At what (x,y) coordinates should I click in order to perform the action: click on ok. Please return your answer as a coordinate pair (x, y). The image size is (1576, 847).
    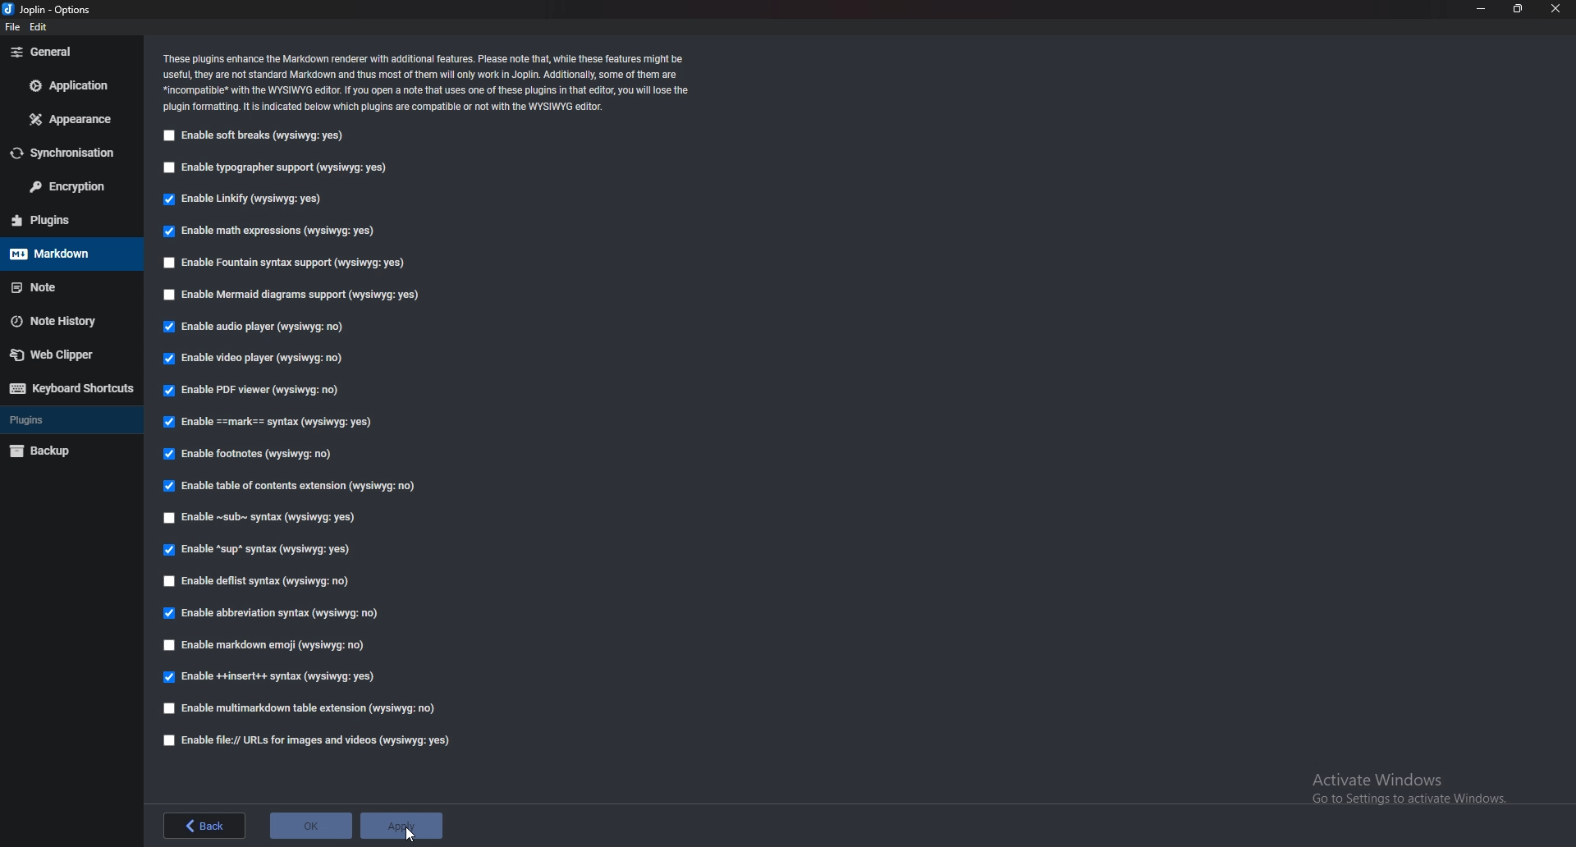
    Looking at the image, I should click on (310, 825).